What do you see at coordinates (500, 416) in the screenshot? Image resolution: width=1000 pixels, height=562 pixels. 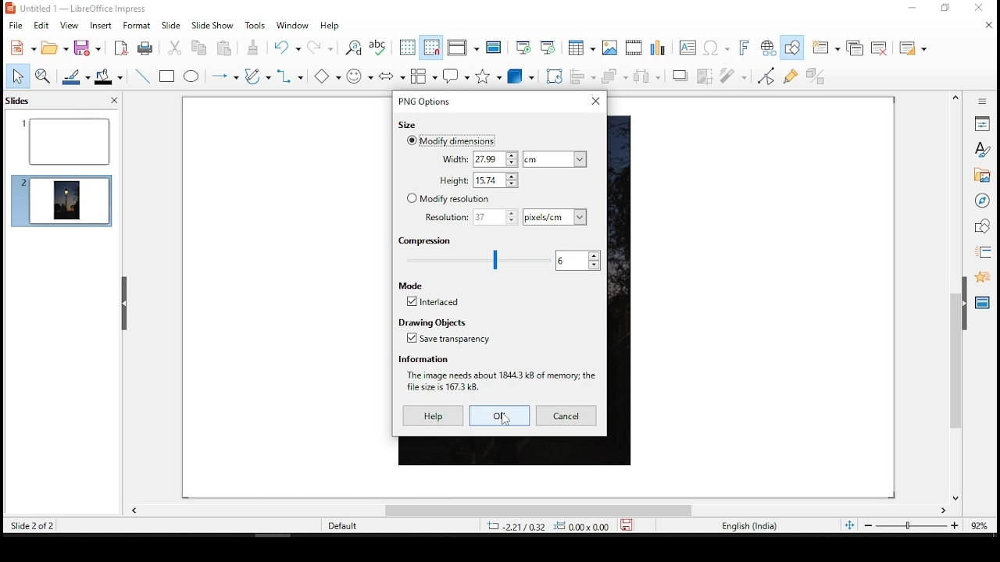 I see `ok` at bounding box center [500, 416].